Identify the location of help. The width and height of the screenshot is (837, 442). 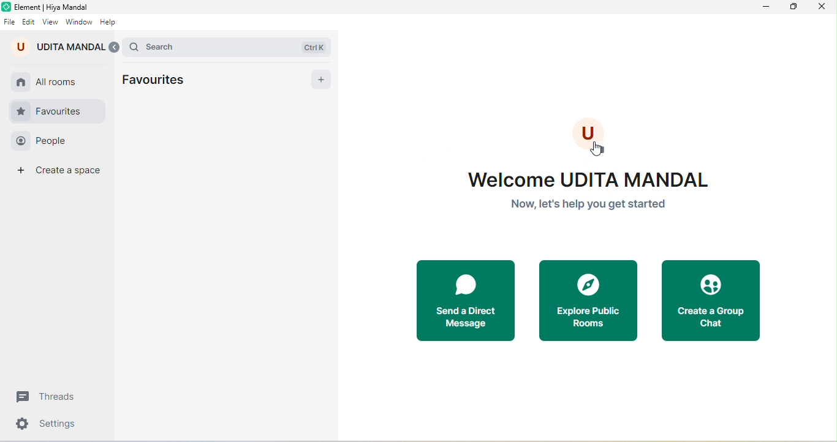
(109, 23).